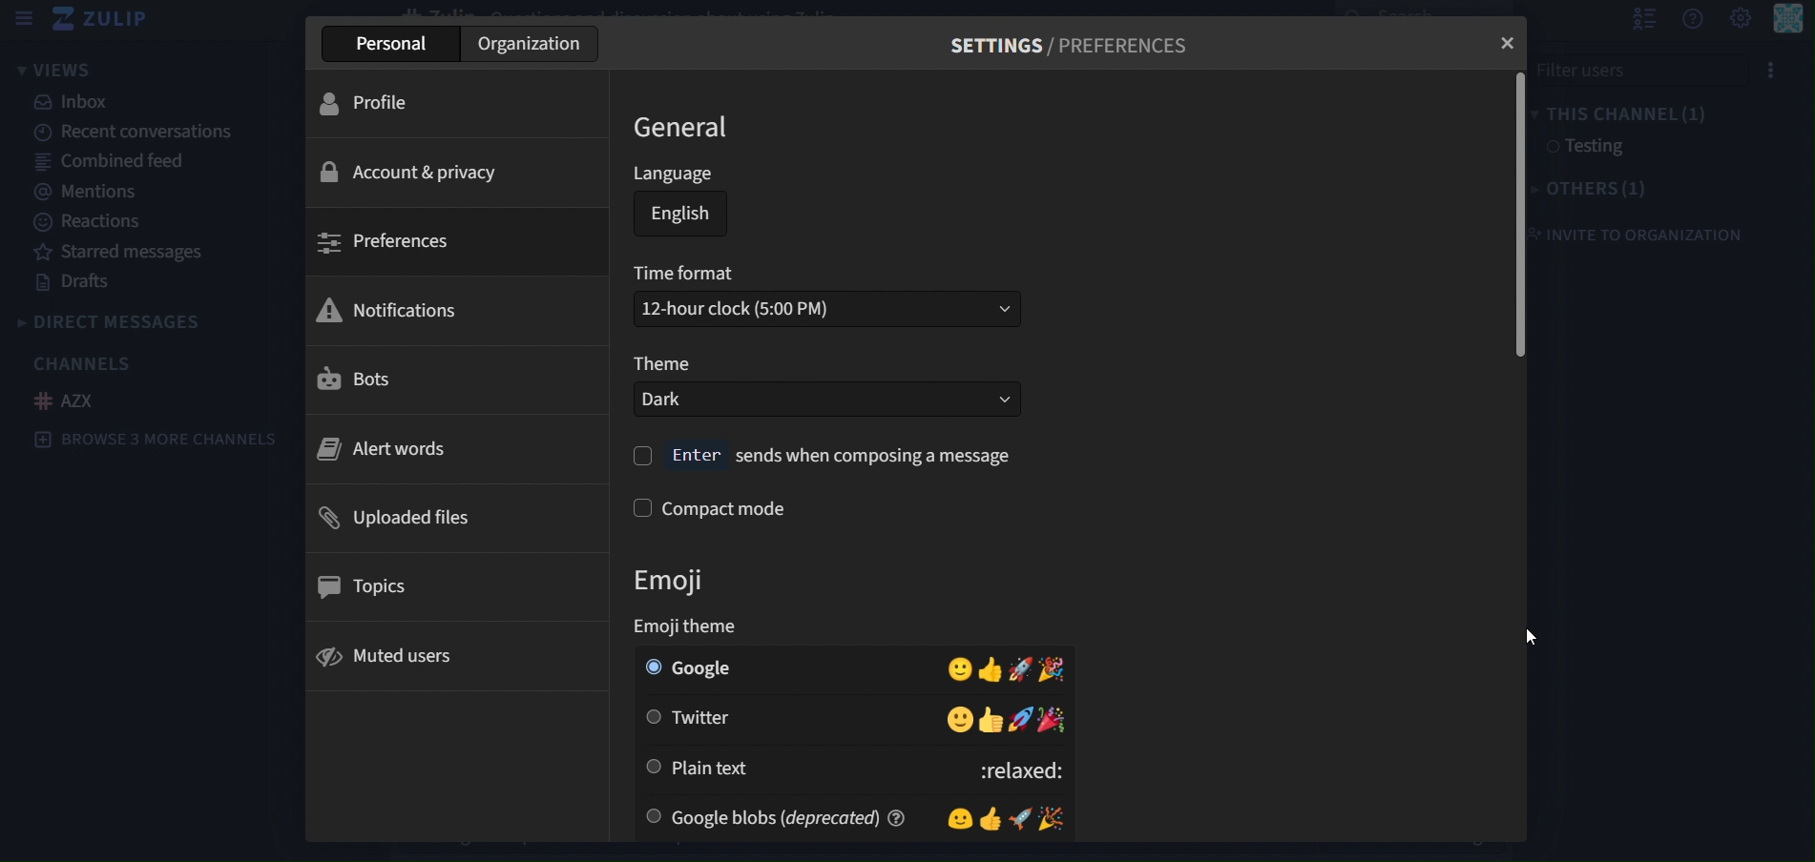 This screenshot has width=1815, height=862. What do you see at coordinates (1691, 21) in the screenshot?
I see `get help` at bounding box center [1691, 21].